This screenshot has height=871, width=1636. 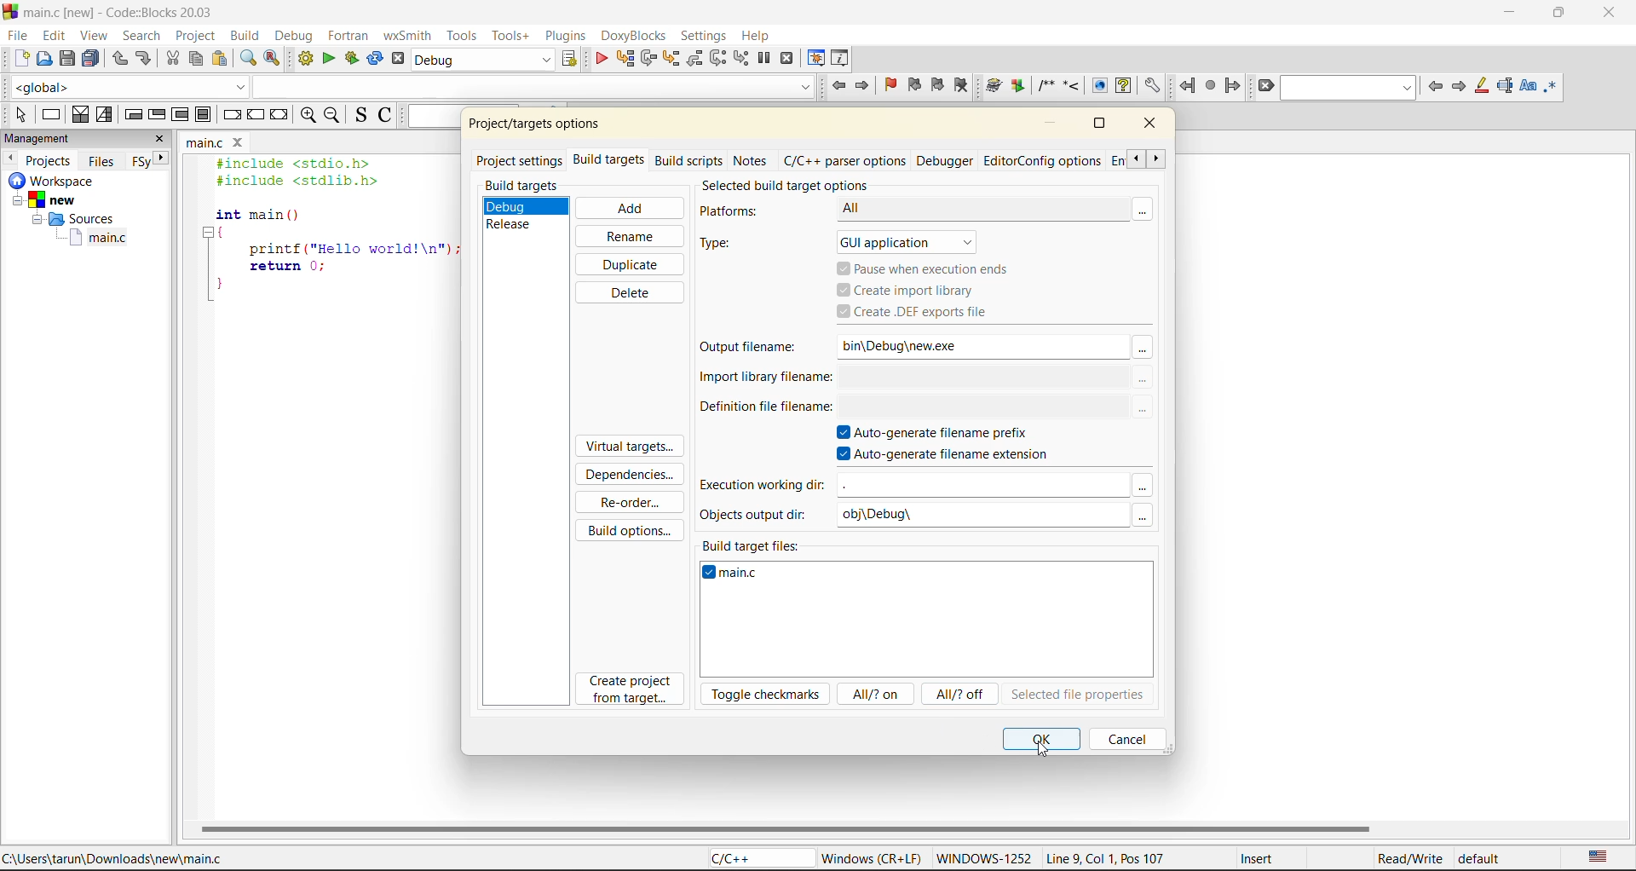 I want to click on build and run, so click(x=353, y=58).